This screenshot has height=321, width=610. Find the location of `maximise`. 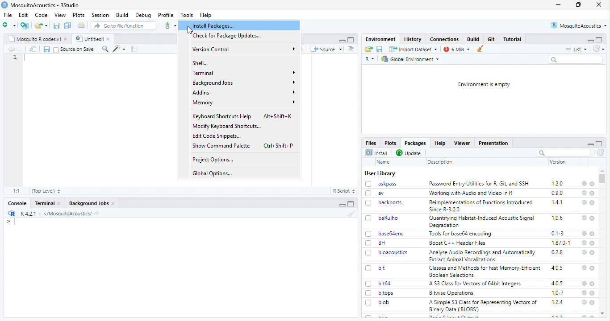

maximise is located at coordinates (578, 4).